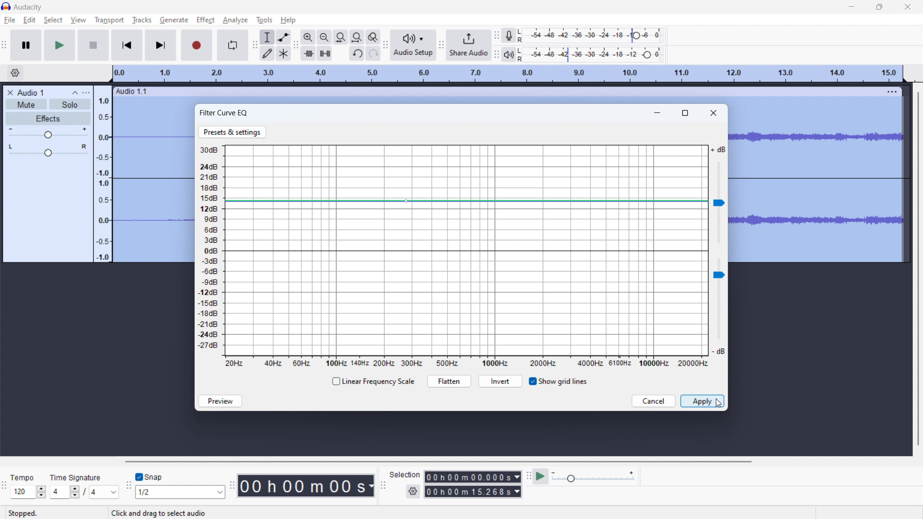 This screenshot has width=923, height=519. I want to click on snapping toolbar, so click(128, 485).